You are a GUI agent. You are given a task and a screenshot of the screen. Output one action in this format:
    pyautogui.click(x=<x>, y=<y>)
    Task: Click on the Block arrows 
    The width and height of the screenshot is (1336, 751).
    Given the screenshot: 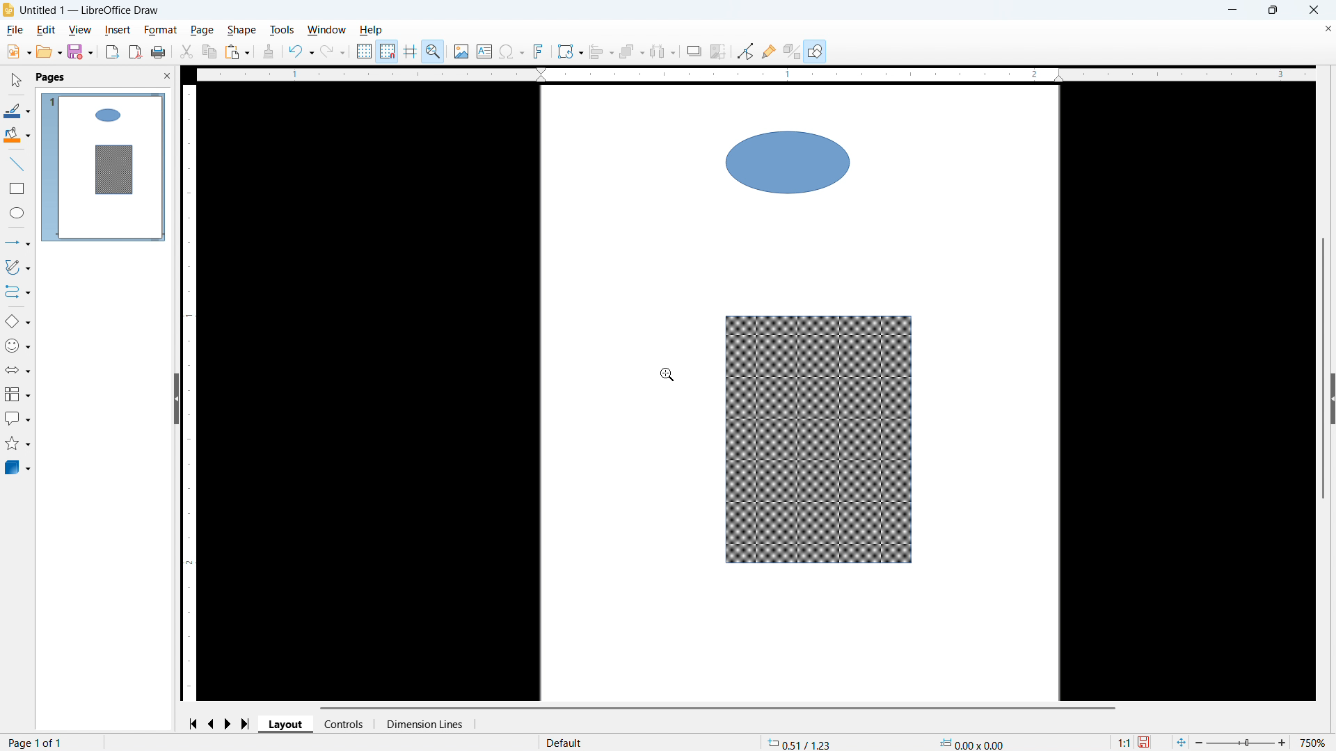 What is the action you would take?
    pyautogui.click(x=17, y=370)
    